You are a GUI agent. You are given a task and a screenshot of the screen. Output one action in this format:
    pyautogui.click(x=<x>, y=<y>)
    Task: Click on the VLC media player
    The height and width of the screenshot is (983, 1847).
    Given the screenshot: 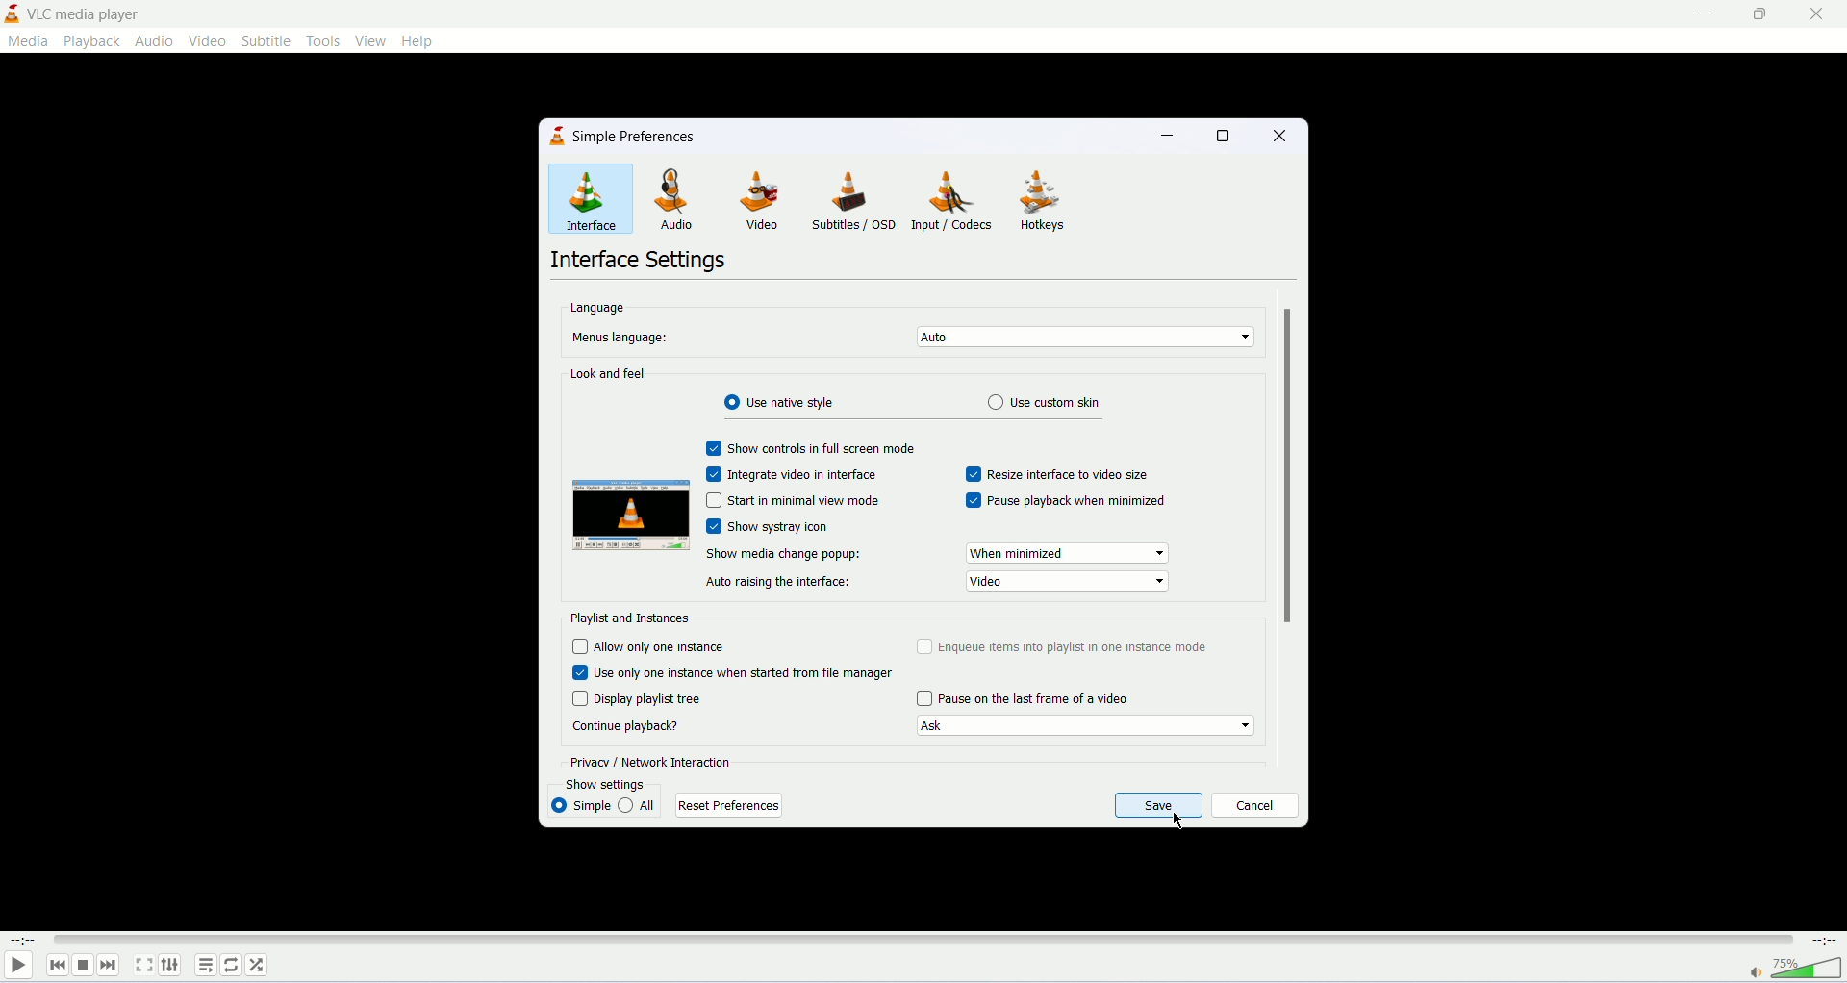 What is the action you would take?
    pyautogui.click(x=86, y=14)
    